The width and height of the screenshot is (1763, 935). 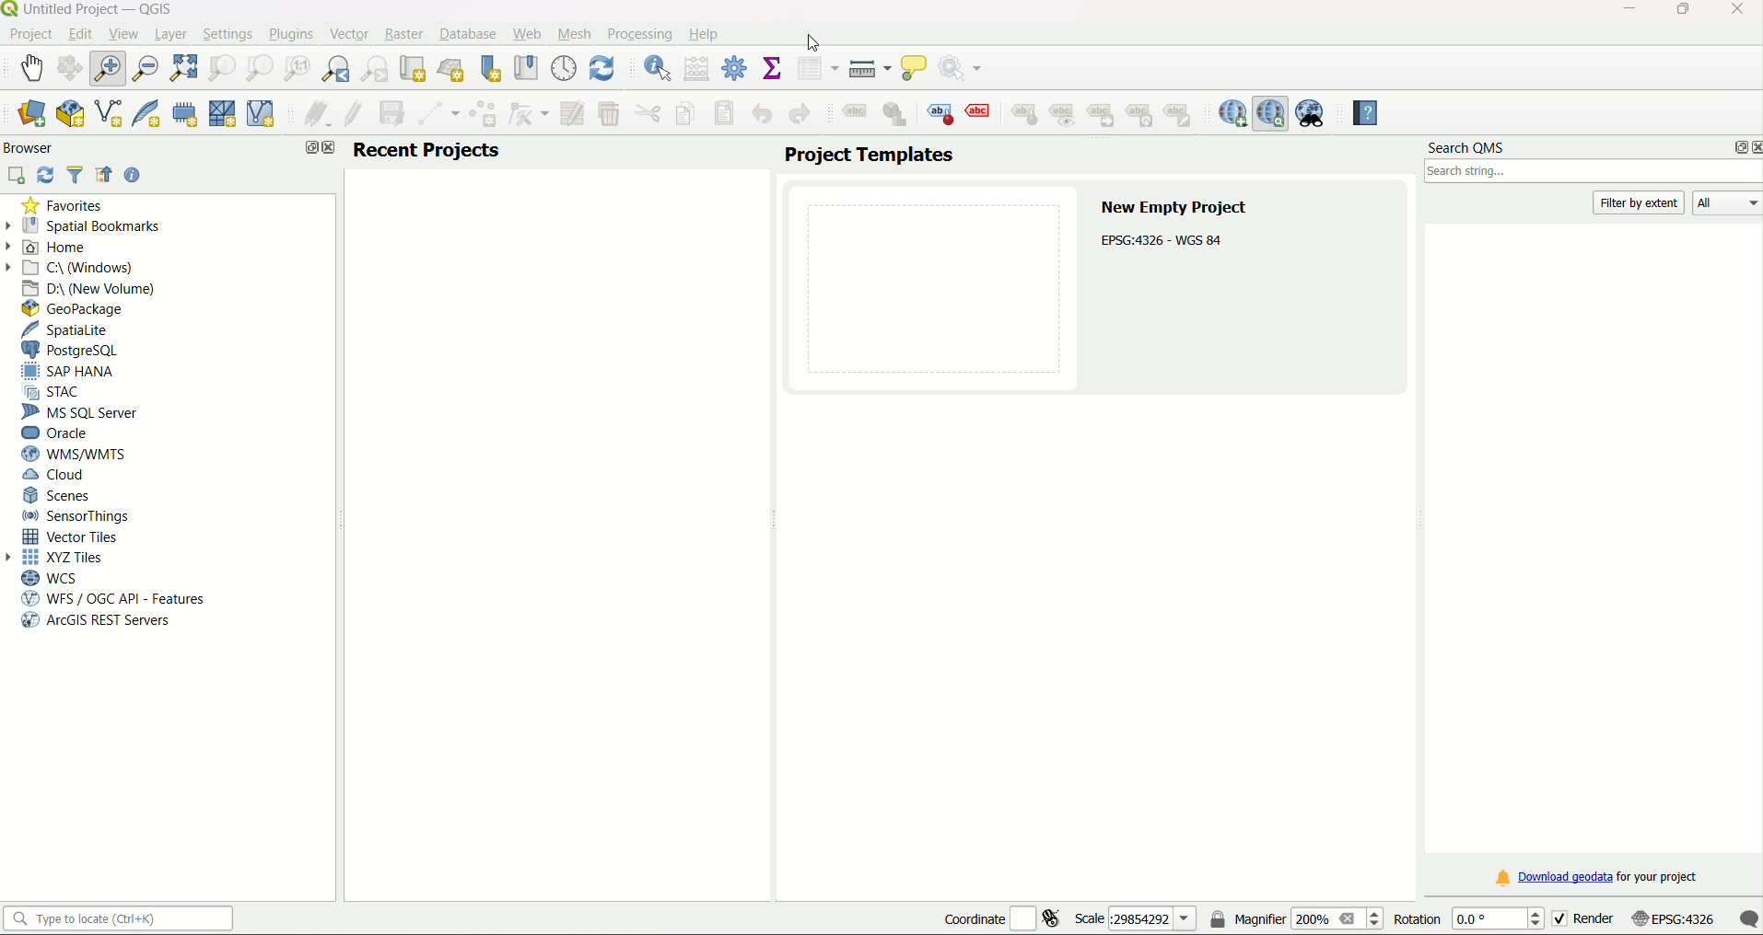 I want to click on cursor, so click(x=807, y=38).